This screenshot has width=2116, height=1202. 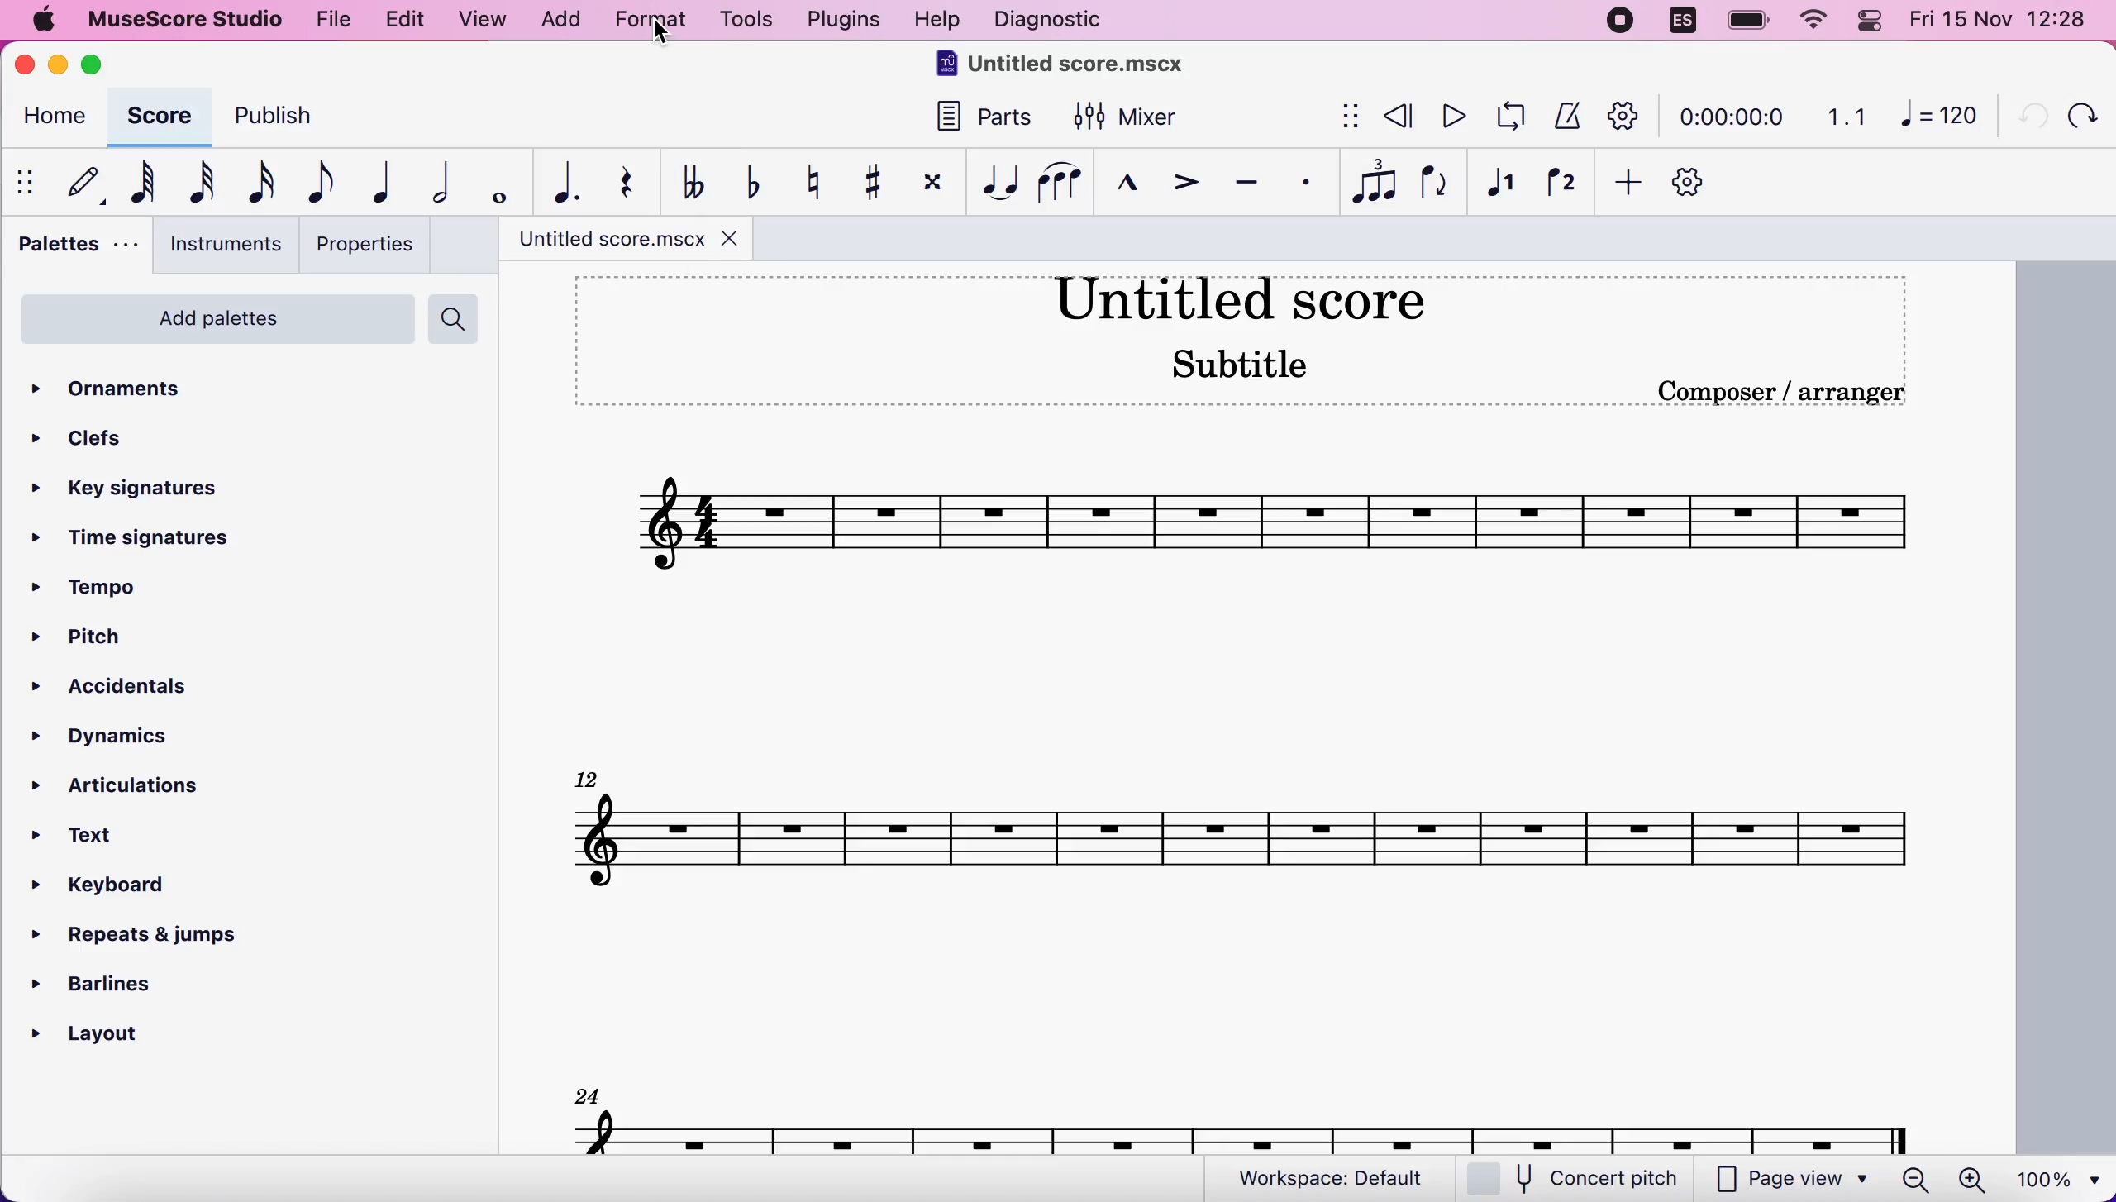 I want to click on marcatto, so click(x=1122, y=188).